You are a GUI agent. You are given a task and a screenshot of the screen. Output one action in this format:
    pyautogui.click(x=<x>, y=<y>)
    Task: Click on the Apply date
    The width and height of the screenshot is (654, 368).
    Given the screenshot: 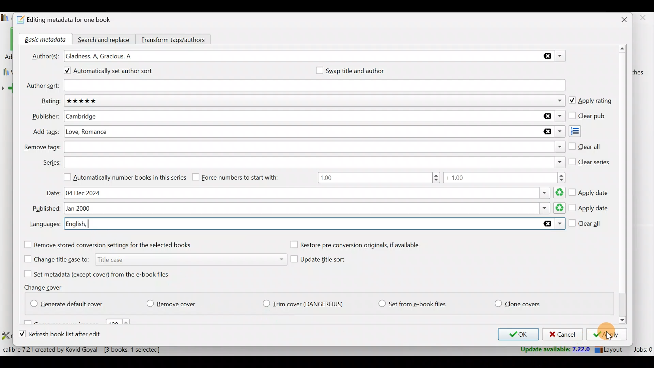 What is the action you would take?
    pyautogui.click(x=590, y=190)
    